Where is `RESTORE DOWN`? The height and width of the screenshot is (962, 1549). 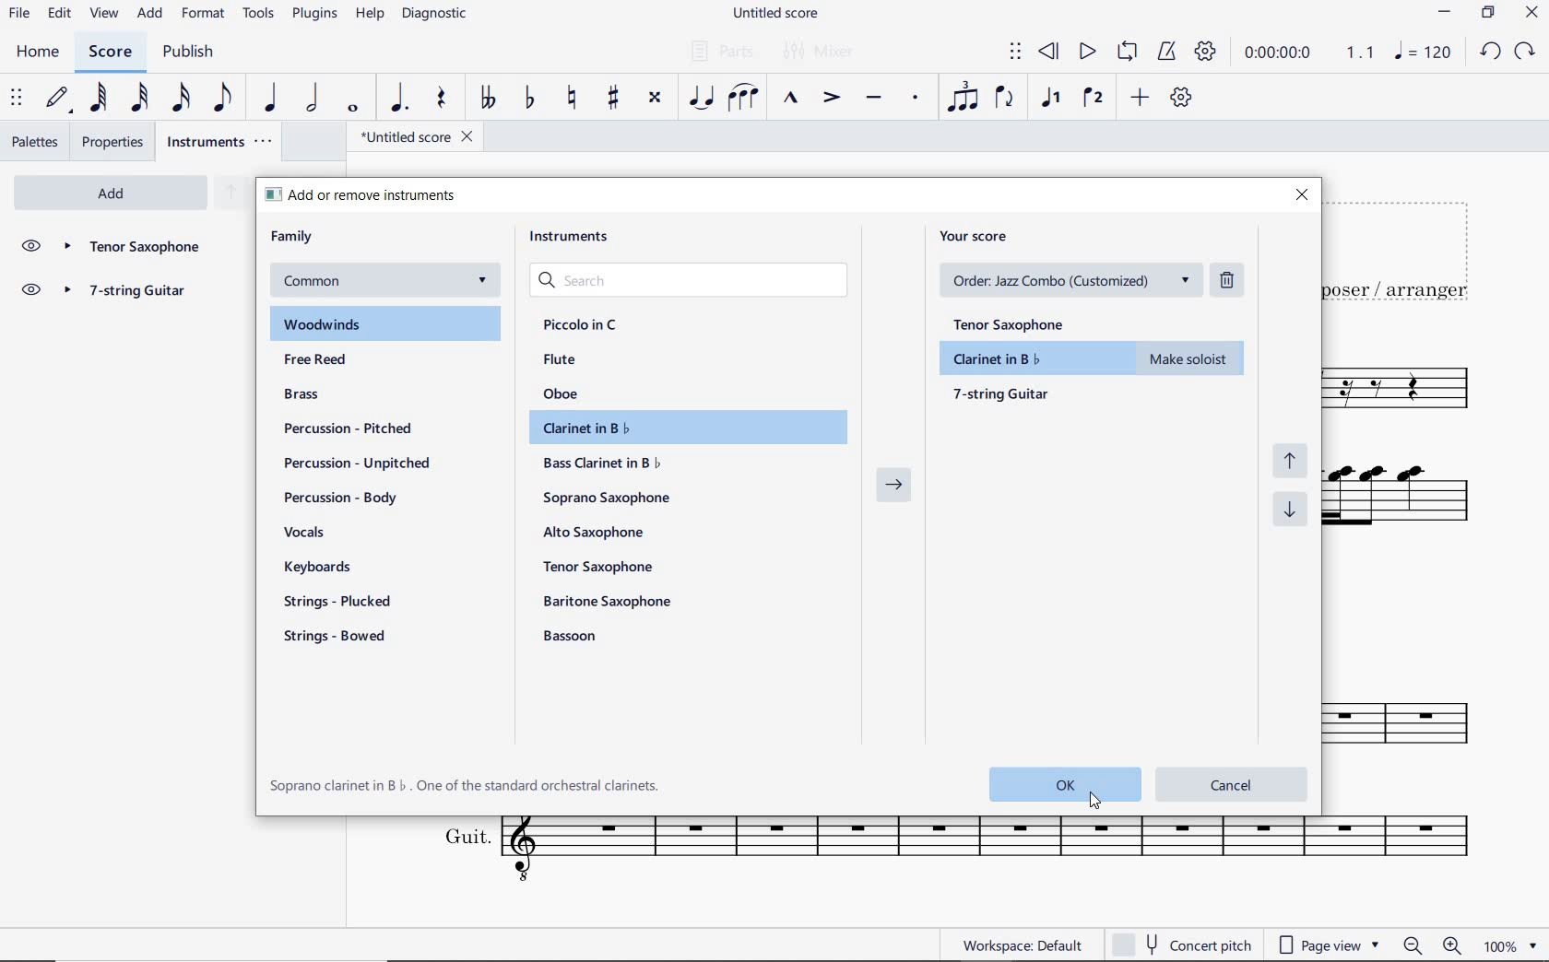
RESTORE DOWN is located at coordinates (1491, 14).